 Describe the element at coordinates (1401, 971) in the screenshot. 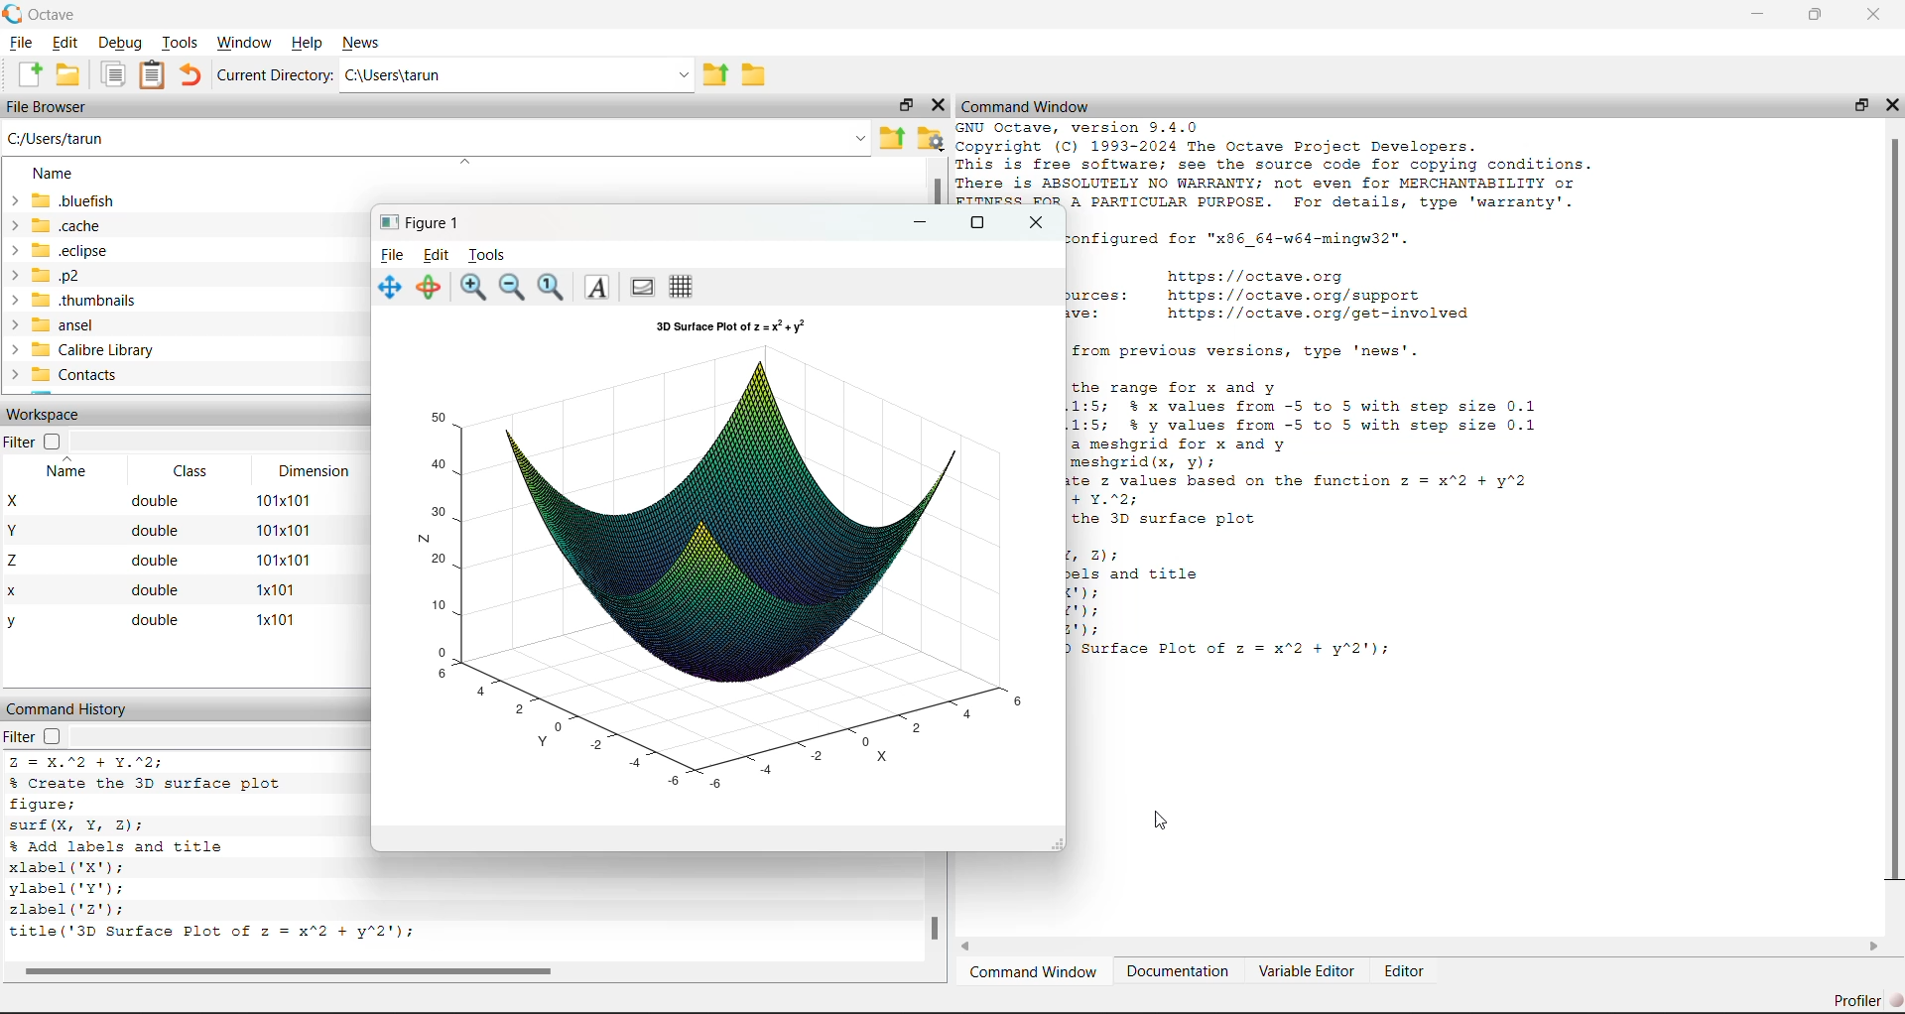

I see `Editor` at that location.